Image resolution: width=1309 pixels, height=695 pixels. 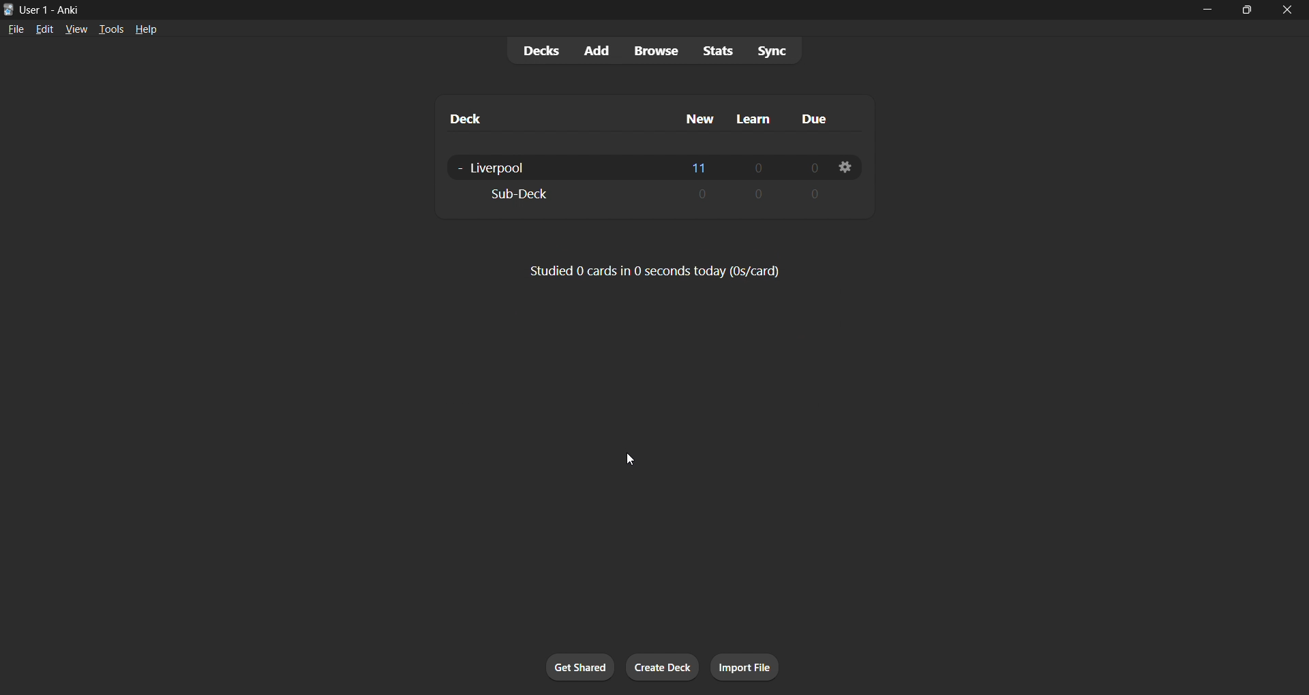 What do you see at coordinates (551, 119) in the screenshot?
I see `deck column` at bounding box center [551, 119].